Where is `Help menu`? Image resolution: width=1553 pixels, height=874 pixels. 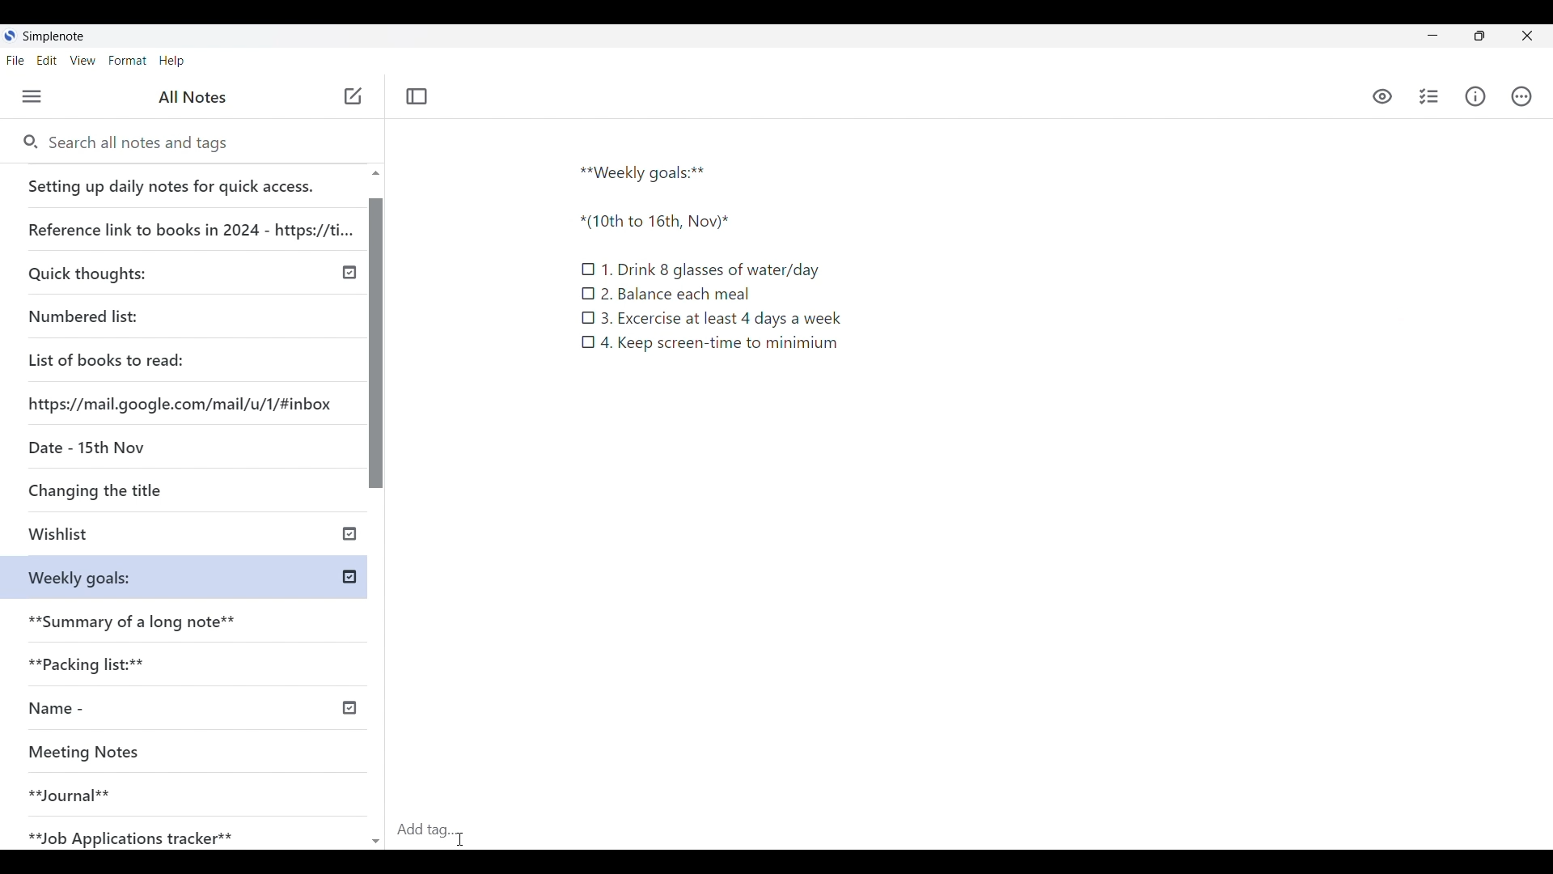
Help menu is located at coordinates (171, 61).